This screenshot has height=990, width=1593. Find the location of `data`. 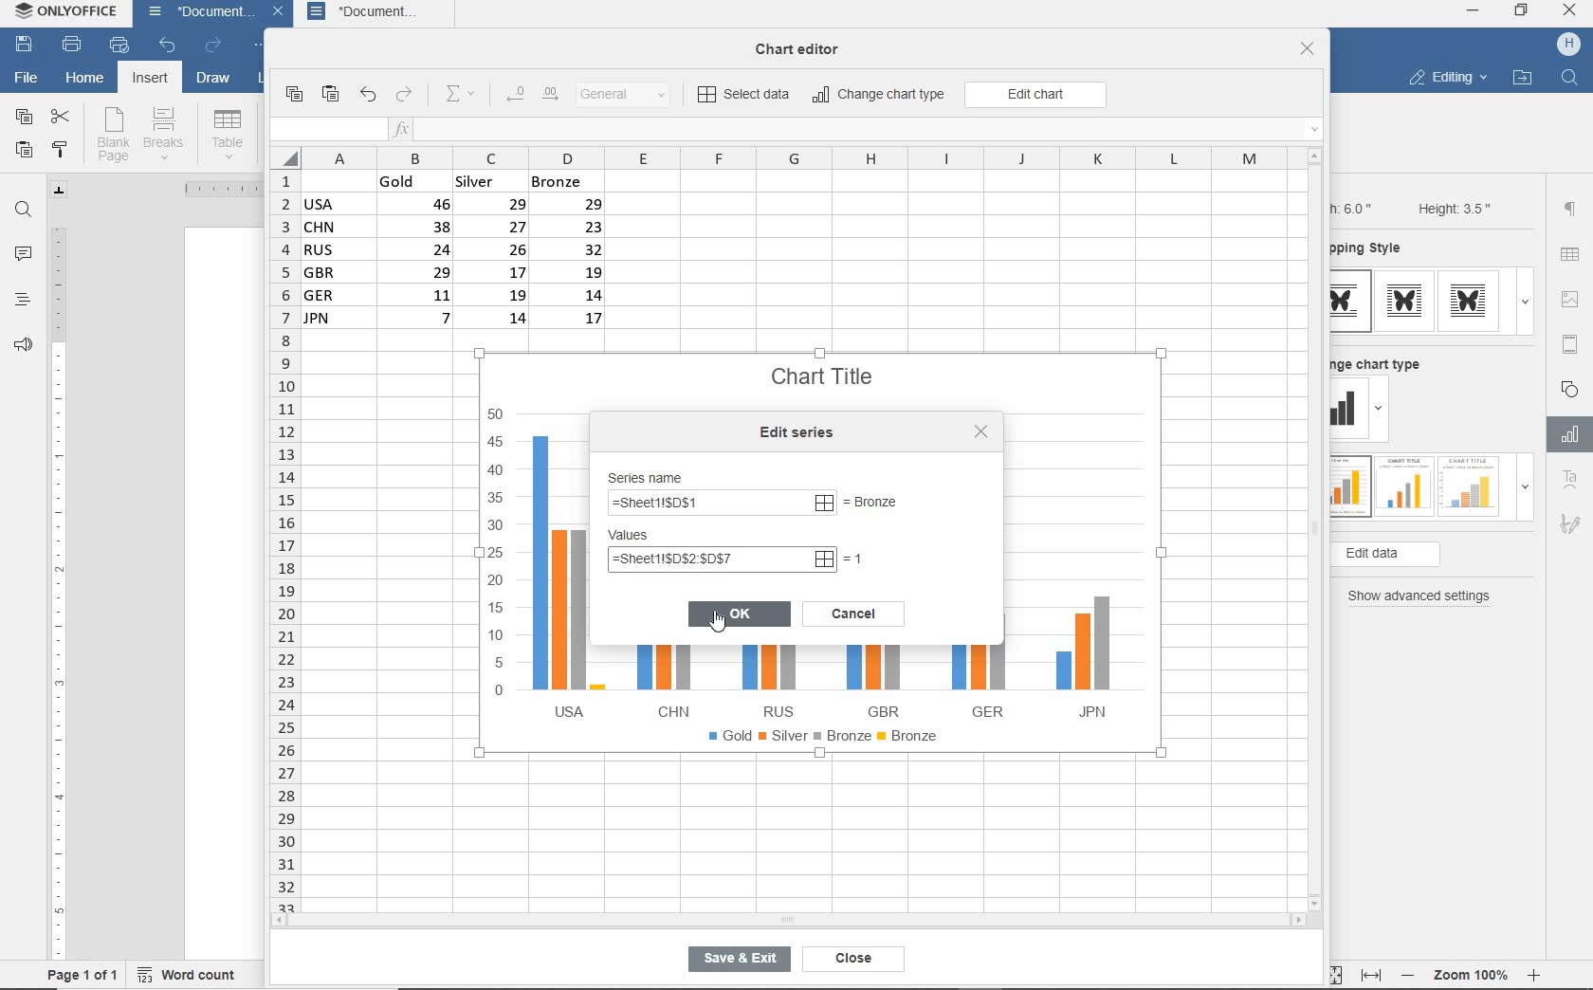

data is located at coordinates (462, 255).